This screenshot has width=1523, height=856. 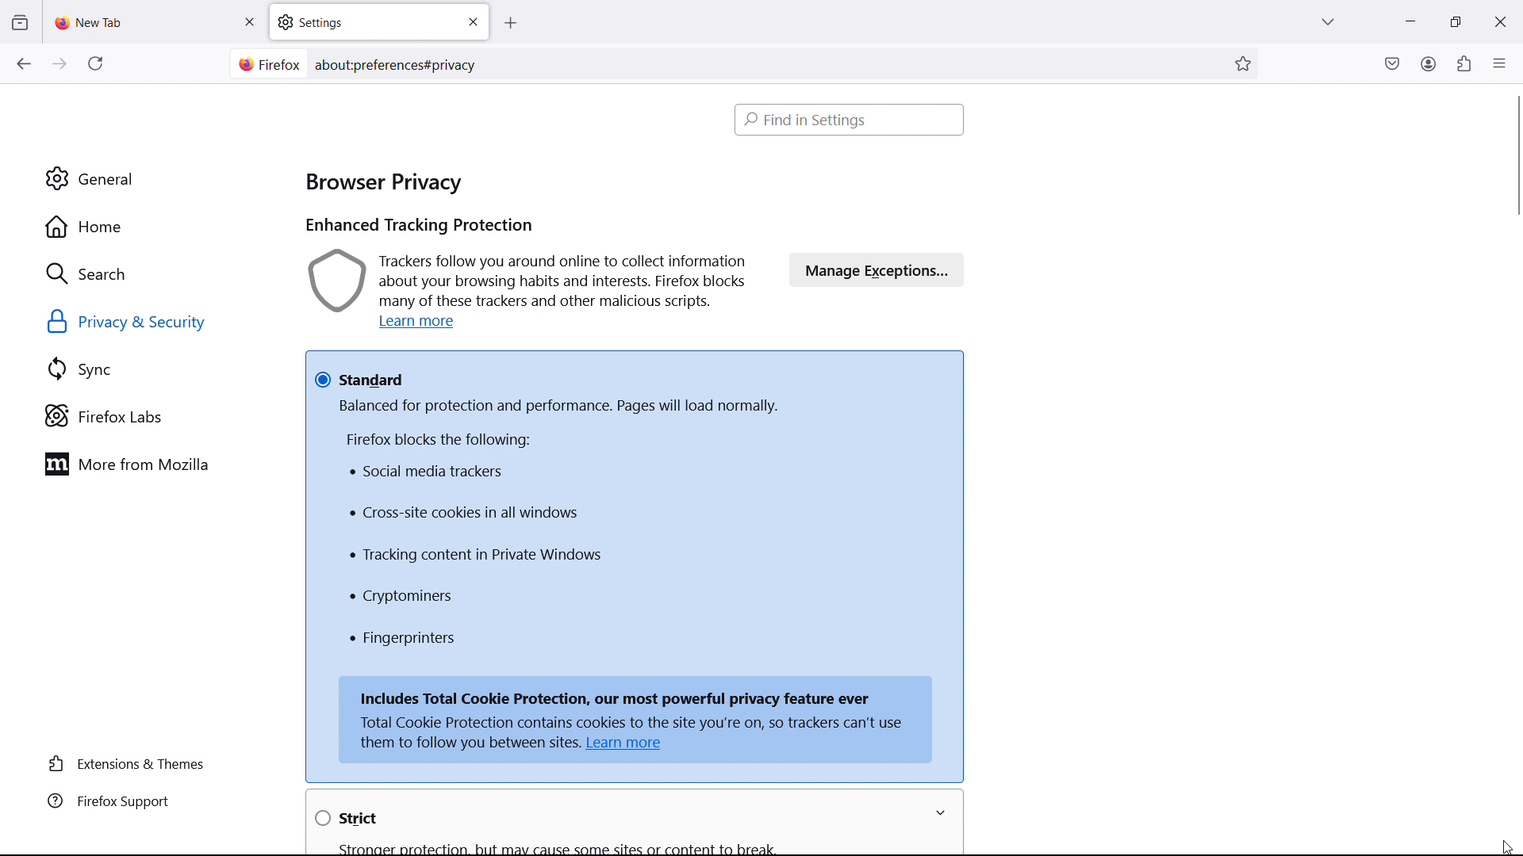 What do you see at coordinates (877, 269) in the screenshot?
I see `manage exceptions` at bounding box center [877, 269].